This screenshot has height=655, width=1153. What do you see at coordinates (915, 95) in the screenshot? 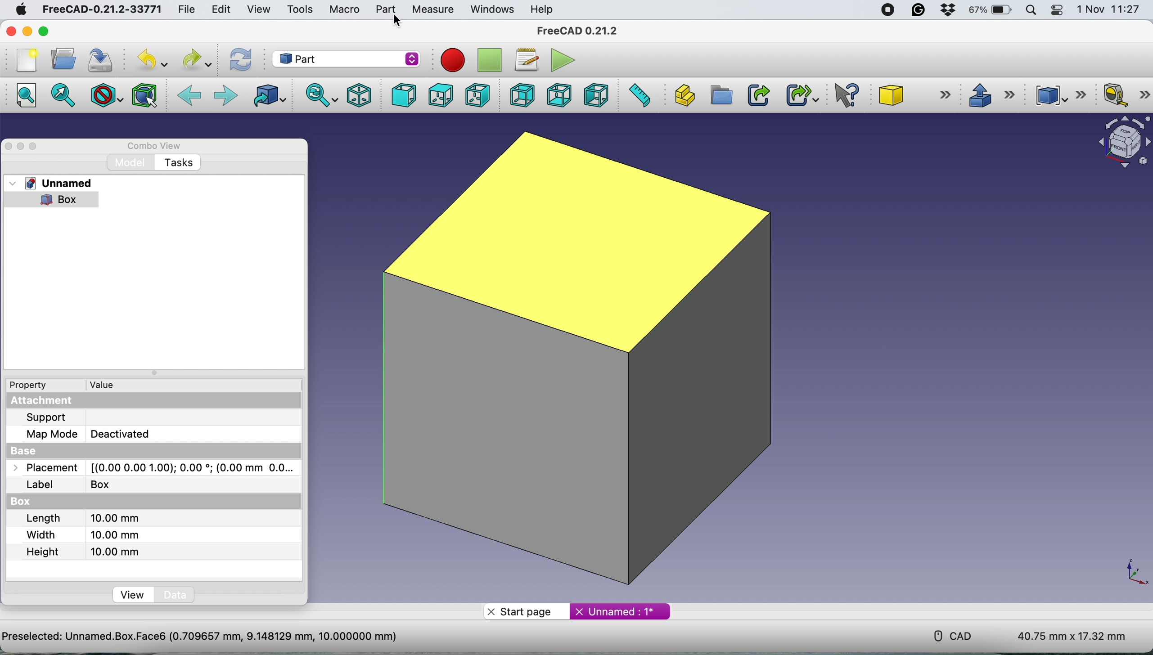
I see `sube` at bounding box center [915, 95].